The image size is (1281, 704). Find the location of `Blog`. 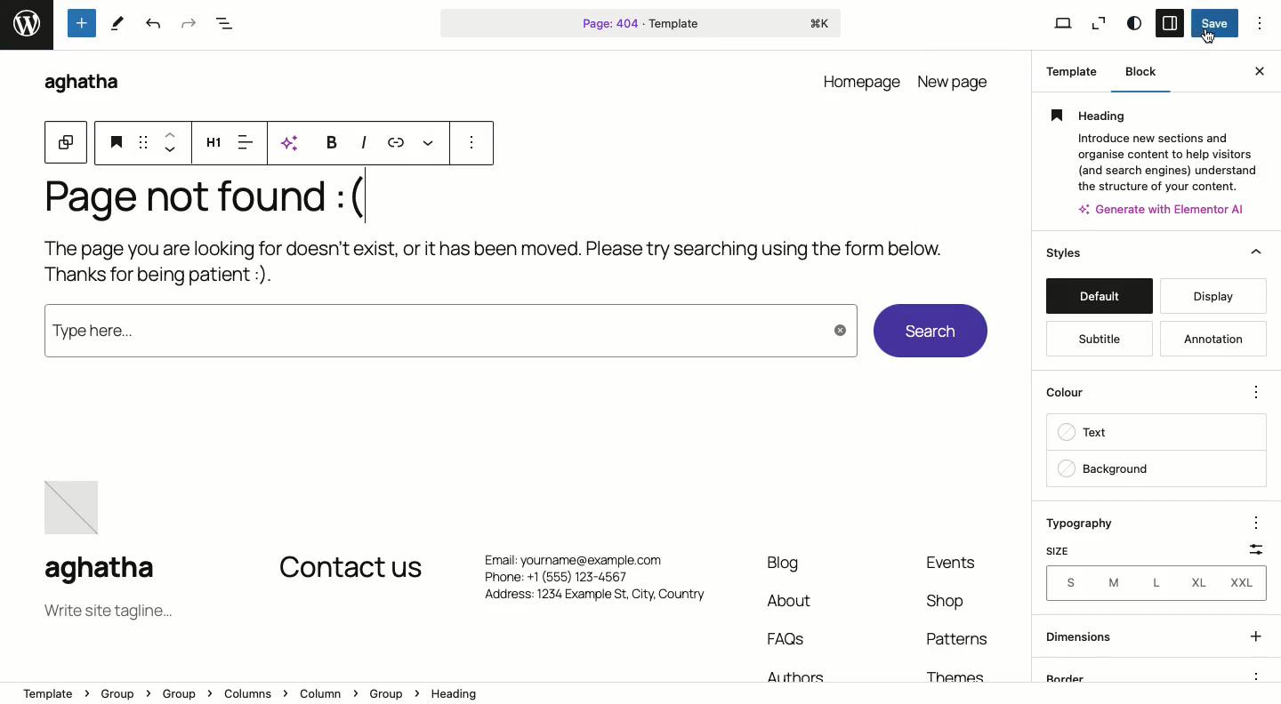

Blog is located at coordinates (785, 564).